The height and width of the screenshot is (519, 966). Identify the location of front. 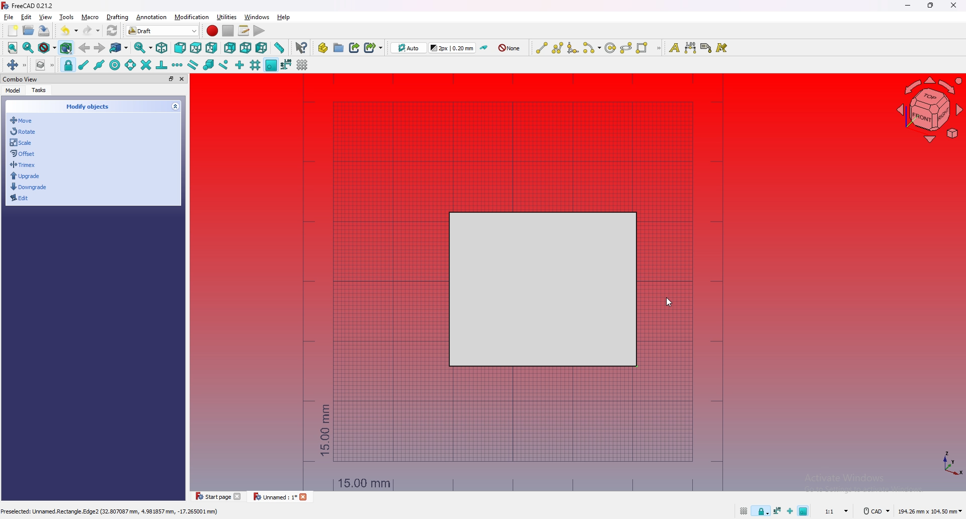
(180, 48).